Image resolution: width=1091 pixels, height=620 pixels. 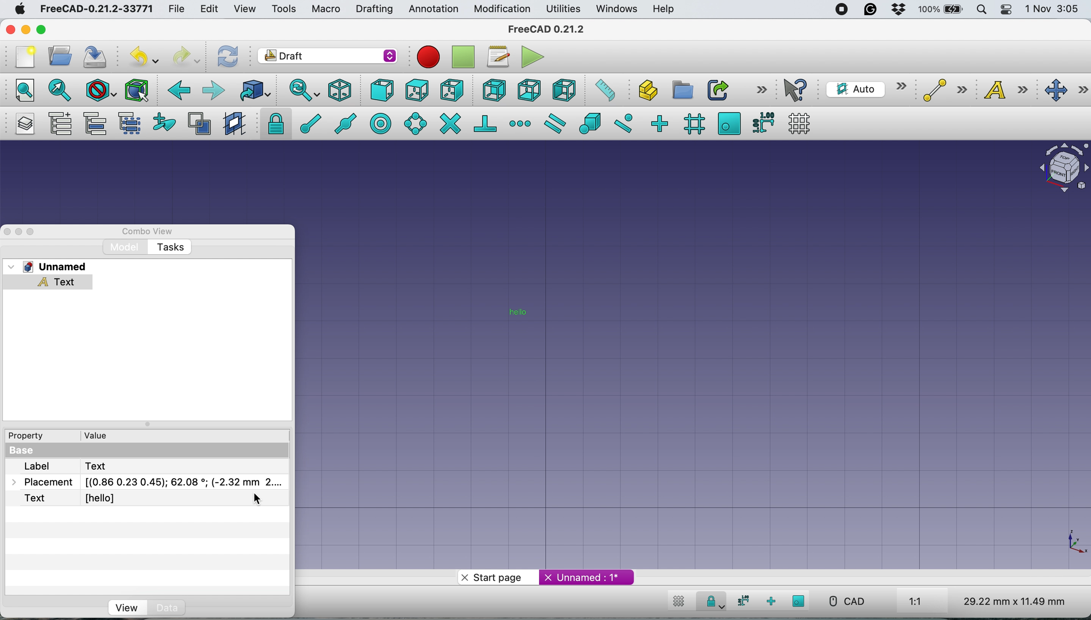 I want to click on measure distance, so click(x=602, y=90).